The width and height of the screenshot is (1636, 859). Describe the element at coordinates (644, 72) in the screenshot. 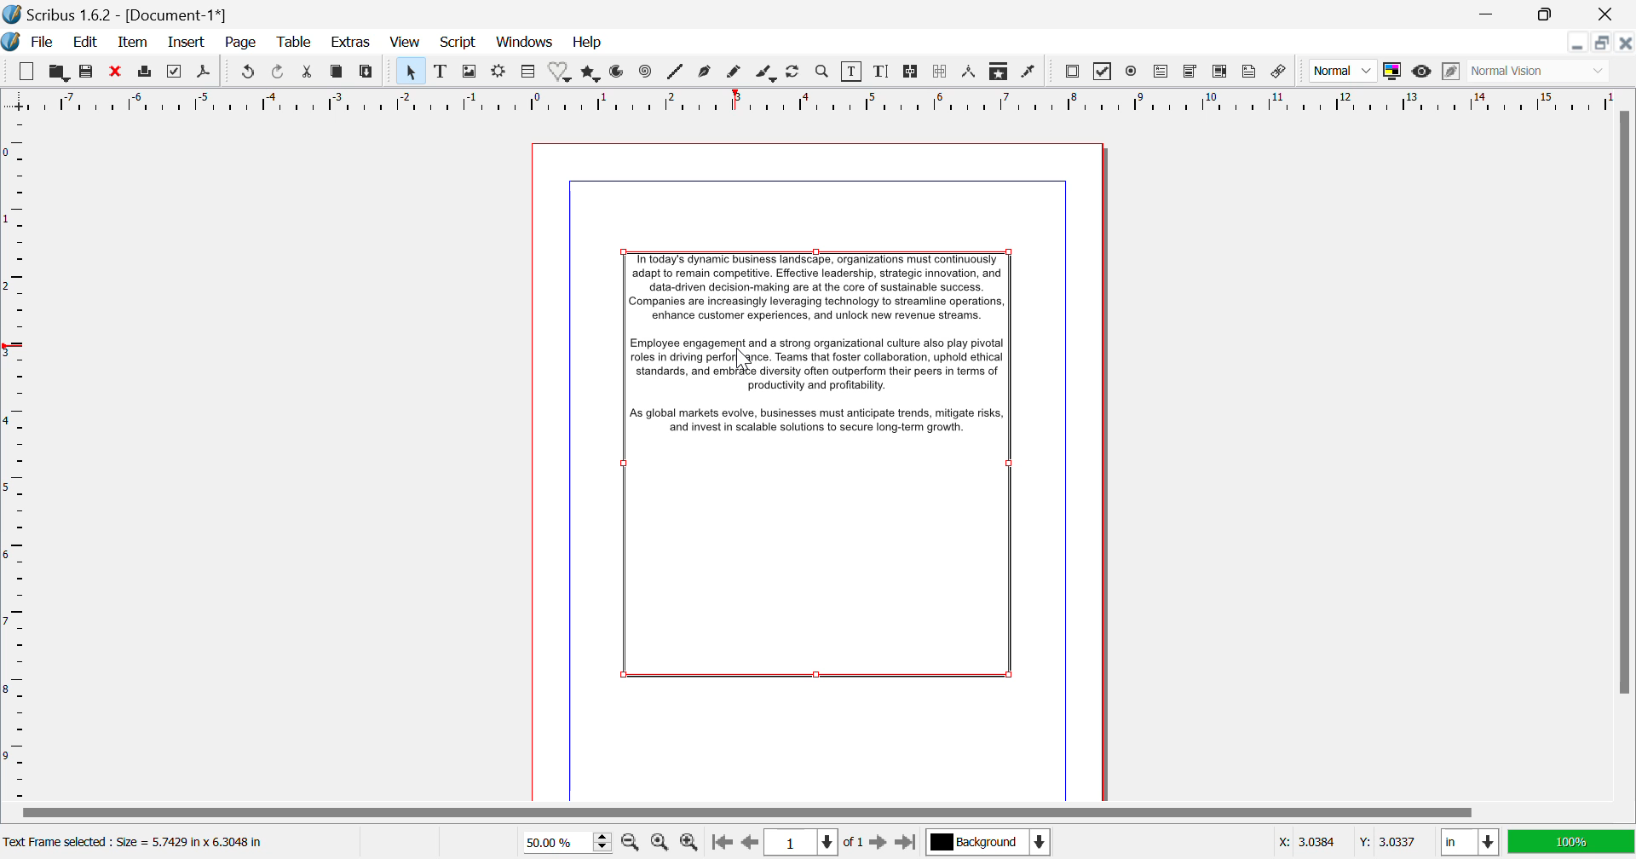

I see `Spiral` at that location.